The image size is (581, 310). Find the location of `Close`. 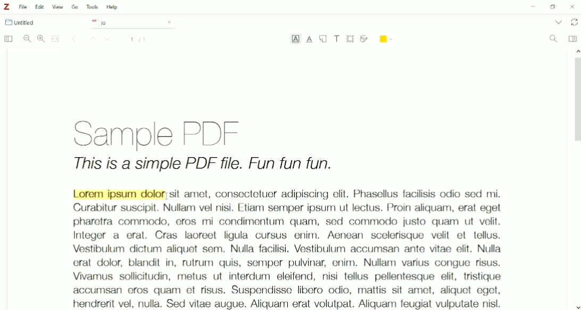

Close is located at coordinates (169, 22).